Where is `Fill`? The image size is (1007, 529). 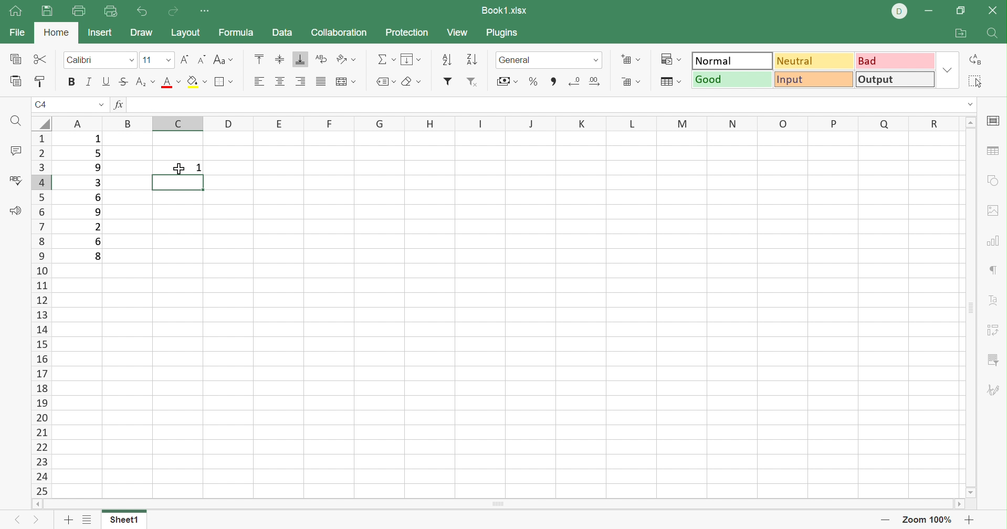
Fill is located at coordinates (411, 59).